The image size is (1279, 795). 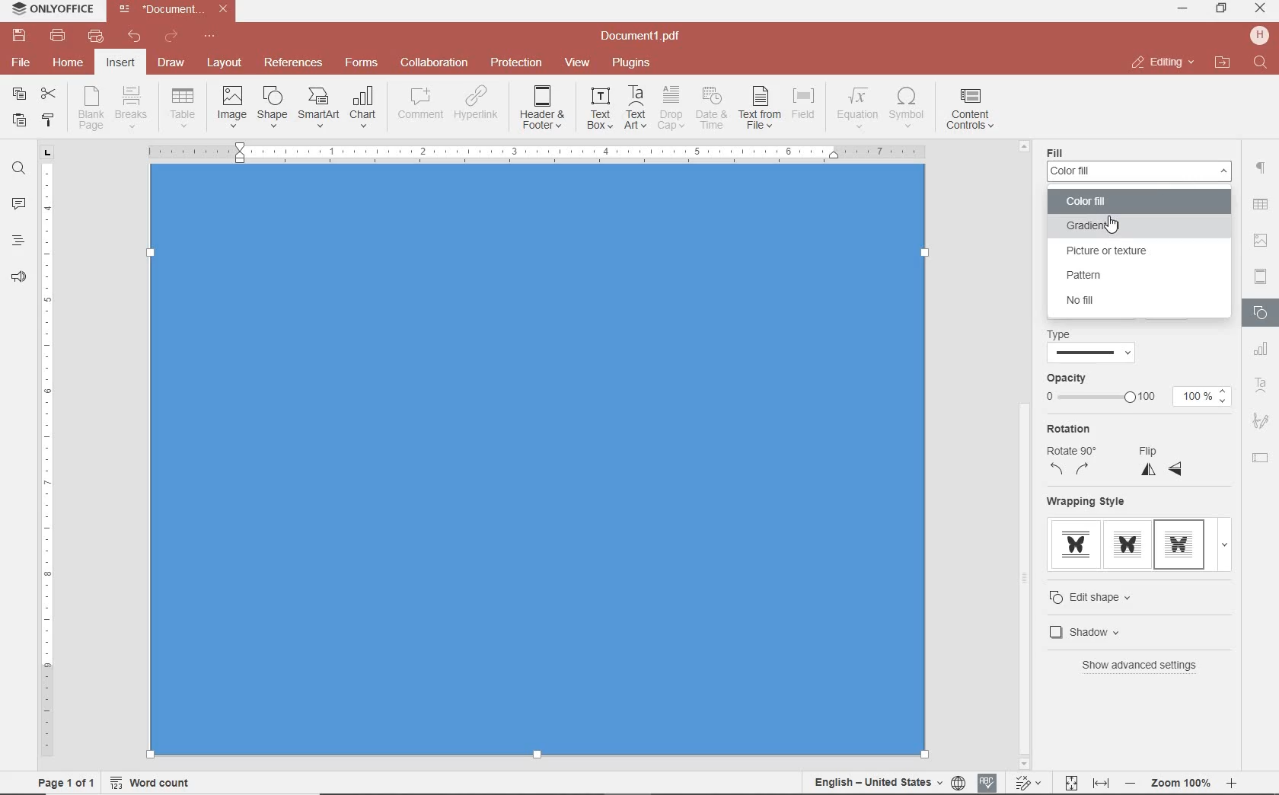 I want to click on home, so click(x=66, y=62).